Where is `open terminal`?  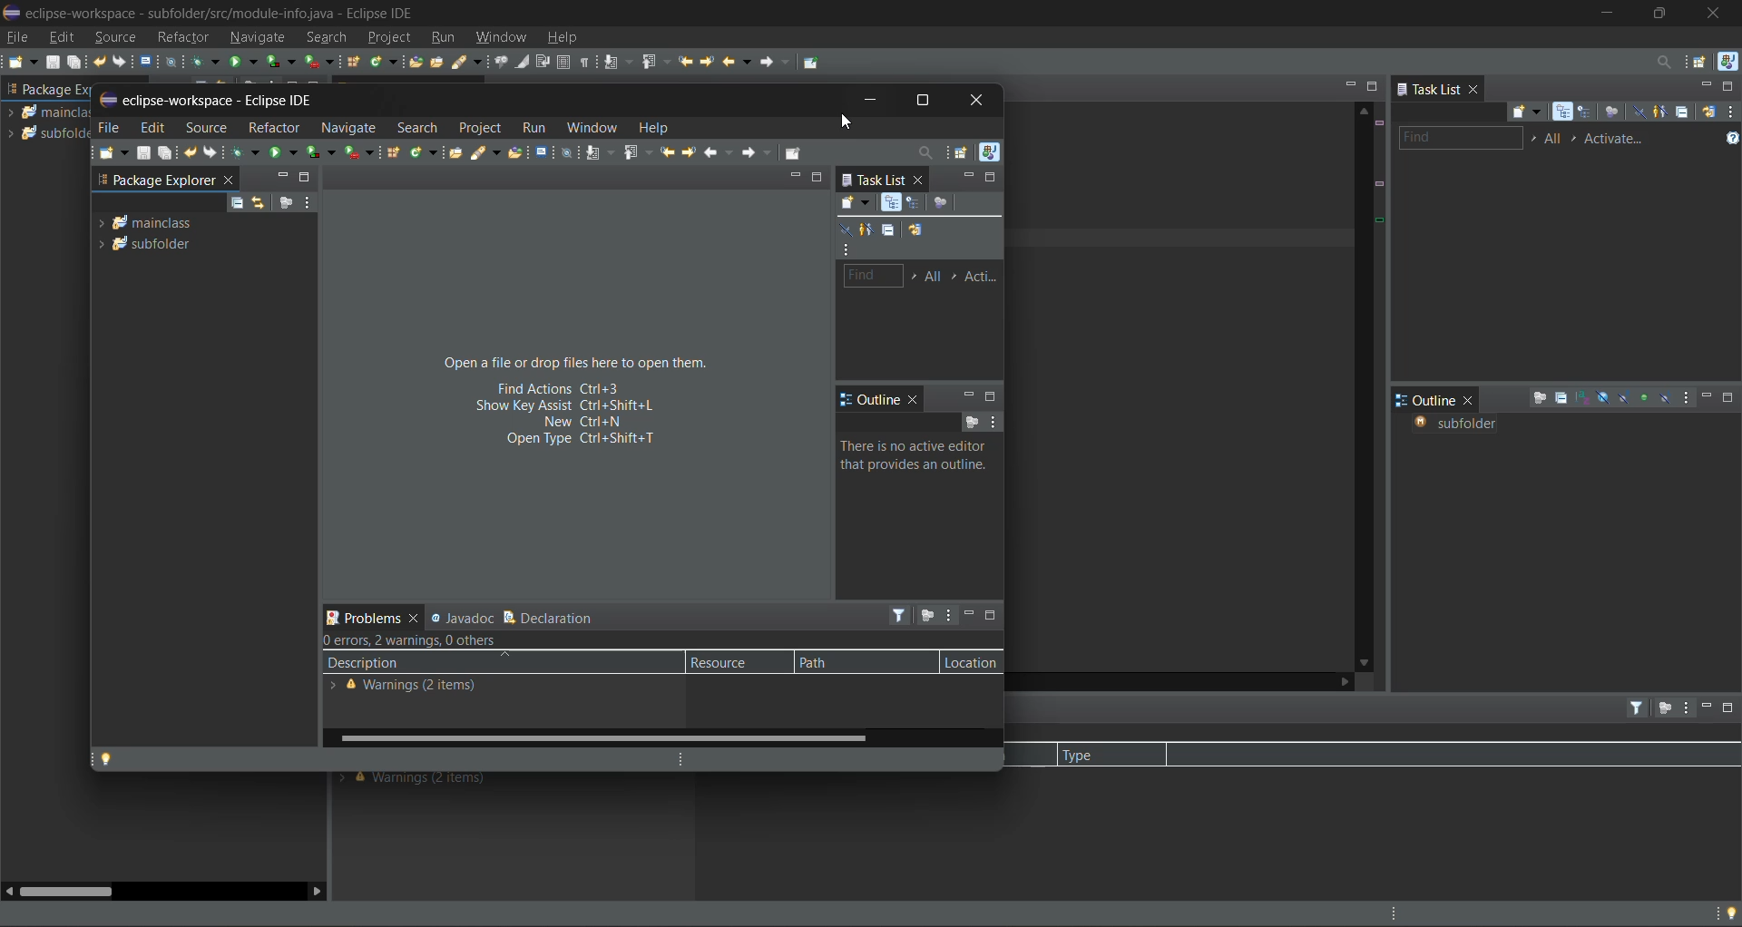
open terminal is located at coordinates (540, 153).